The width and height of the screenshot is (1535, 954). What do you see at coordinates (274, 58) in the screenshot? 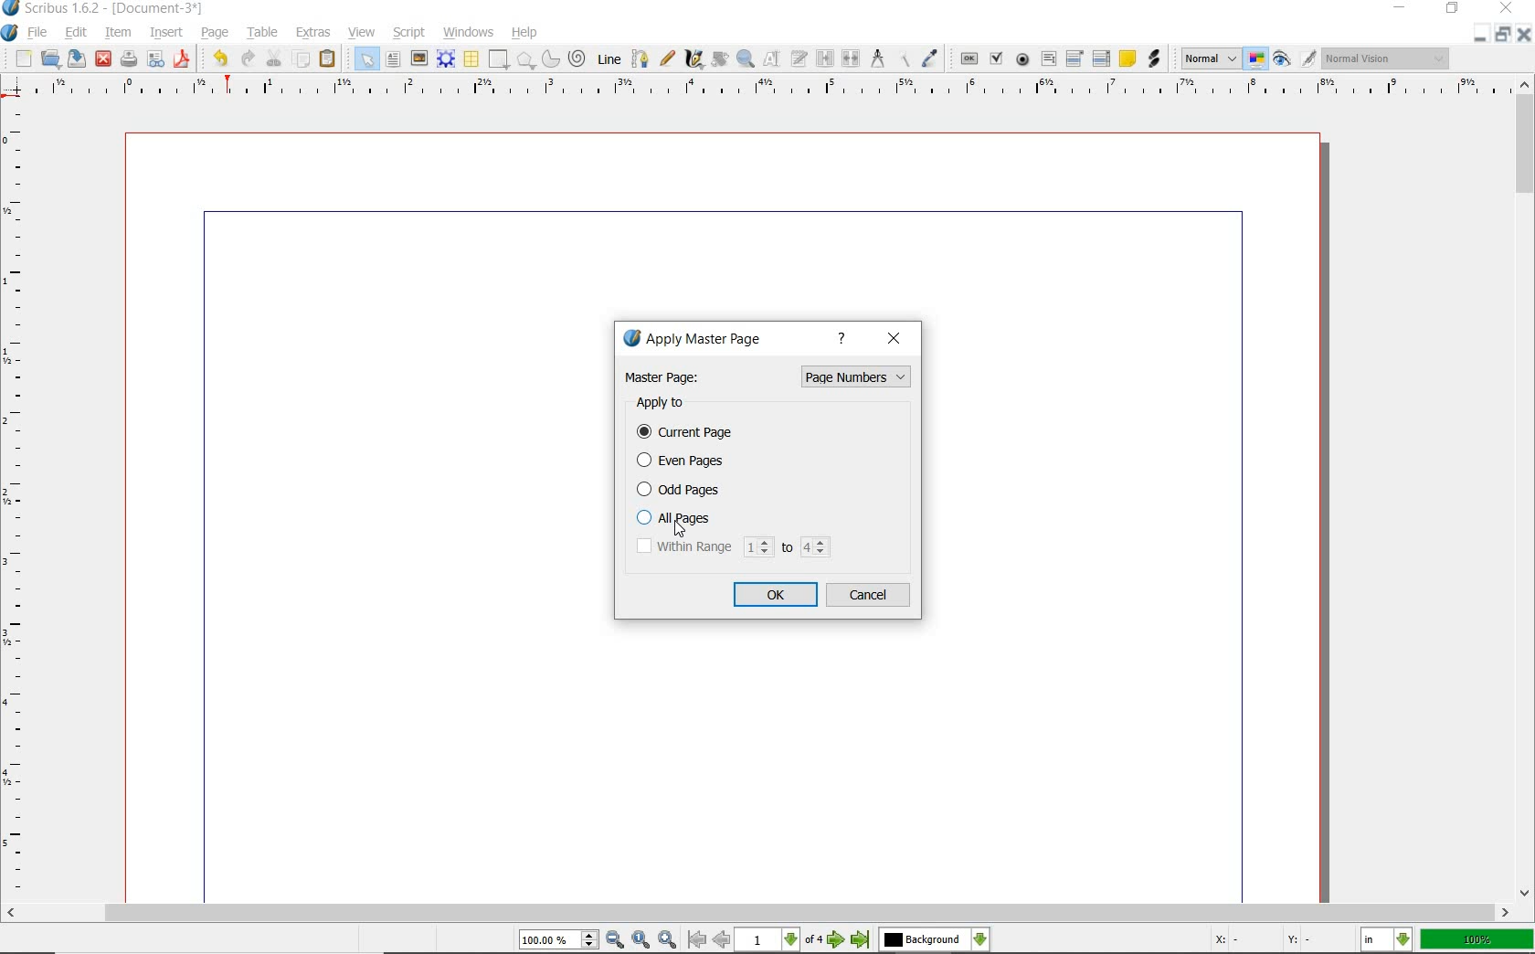
I see `cut` at bounding box center [274, 58].